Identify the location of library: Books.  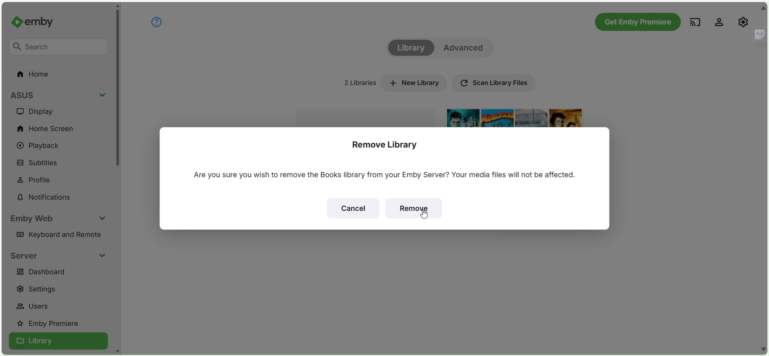
(366, 115).